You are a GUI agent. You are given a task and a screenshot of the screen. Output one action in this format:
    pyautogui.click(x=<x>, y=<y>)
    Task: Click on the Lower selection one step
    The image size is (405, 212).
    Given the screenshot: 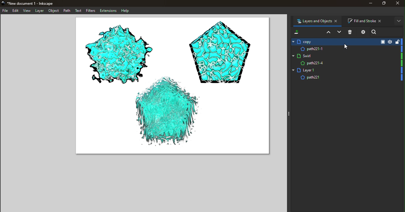 What is the action you would take?
    pyautogui.click(x=339, y=32)
    